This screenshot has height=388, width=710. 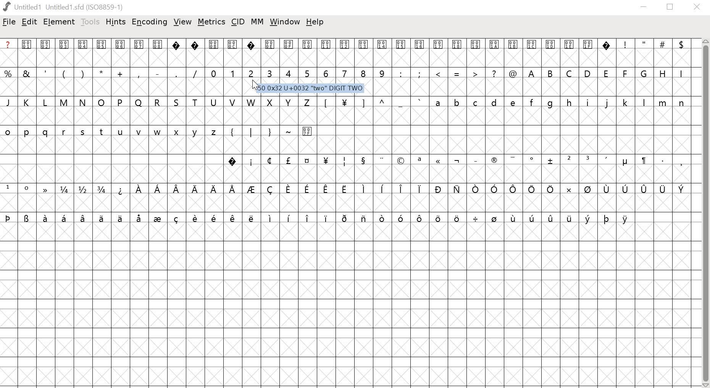 What do you see at coordinates (212, 22) in the screenshot?
I see `metrics` at bounding box center [212, 22].